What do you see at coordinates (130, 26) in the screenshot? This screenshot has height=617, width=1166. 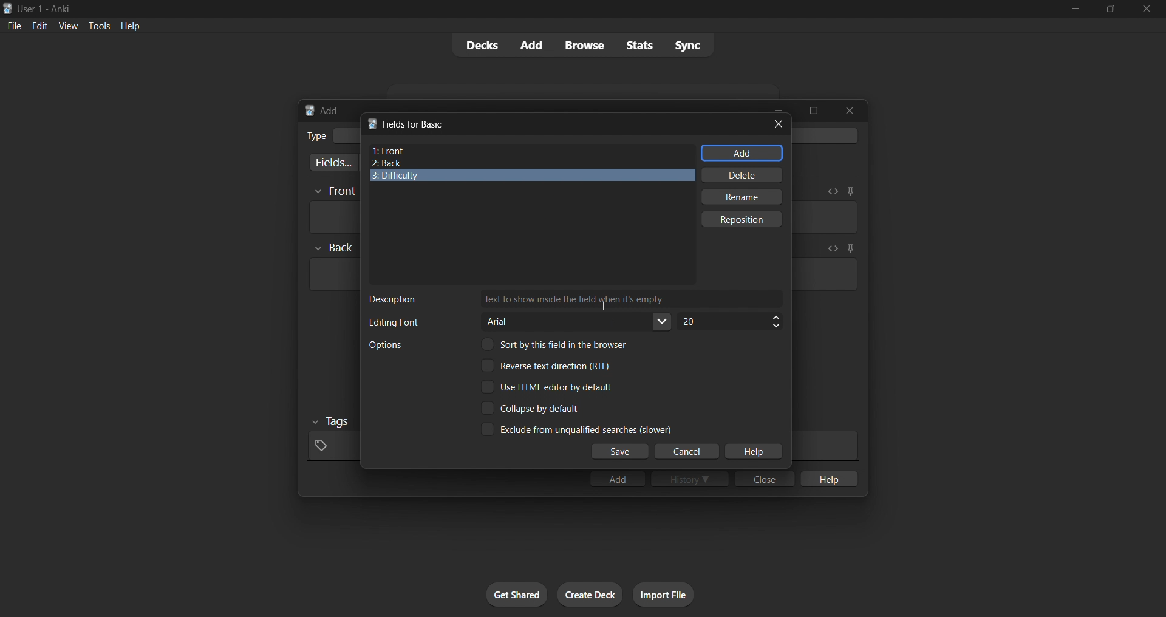 I see `help` at bounding box center [130, 26].